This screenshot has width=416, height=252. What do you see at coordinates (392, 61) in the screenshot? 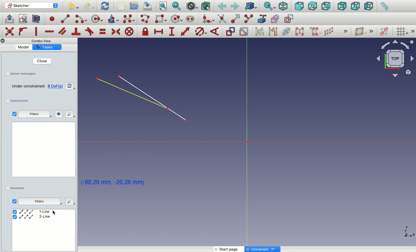
I see `` at bounding box center [392, 61].